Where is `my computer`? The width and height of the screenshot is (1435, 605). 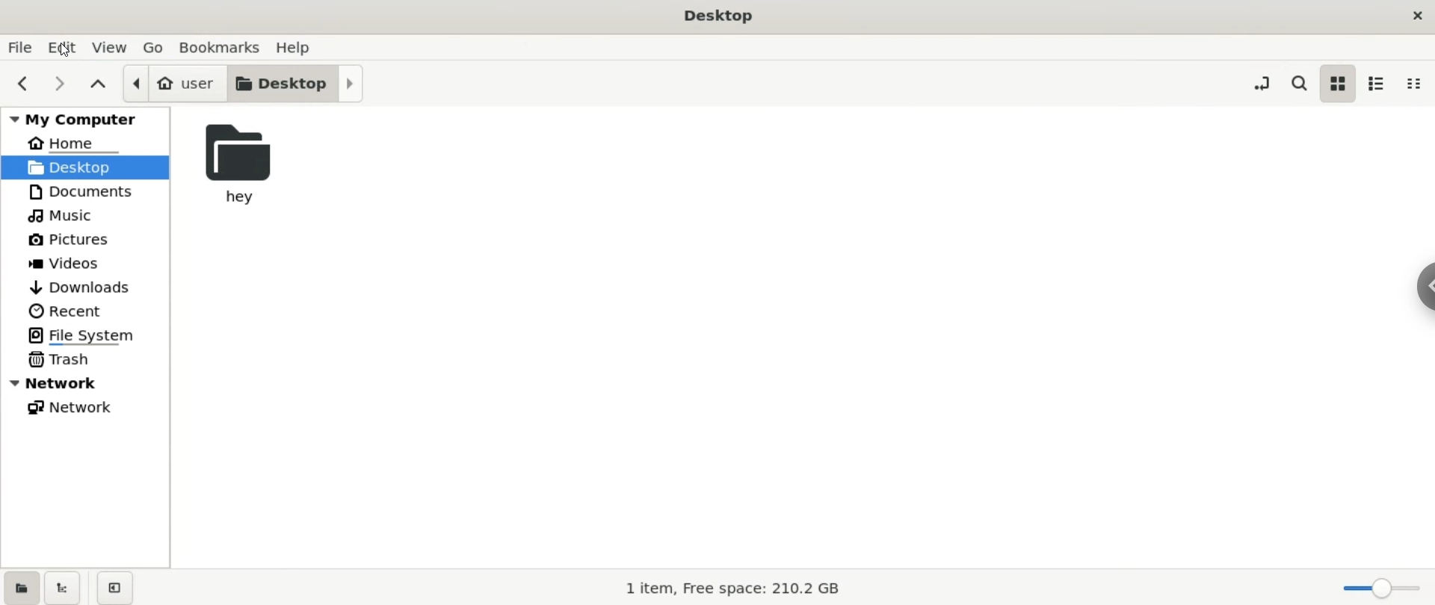
my computer is located at coordinates (81, 117).